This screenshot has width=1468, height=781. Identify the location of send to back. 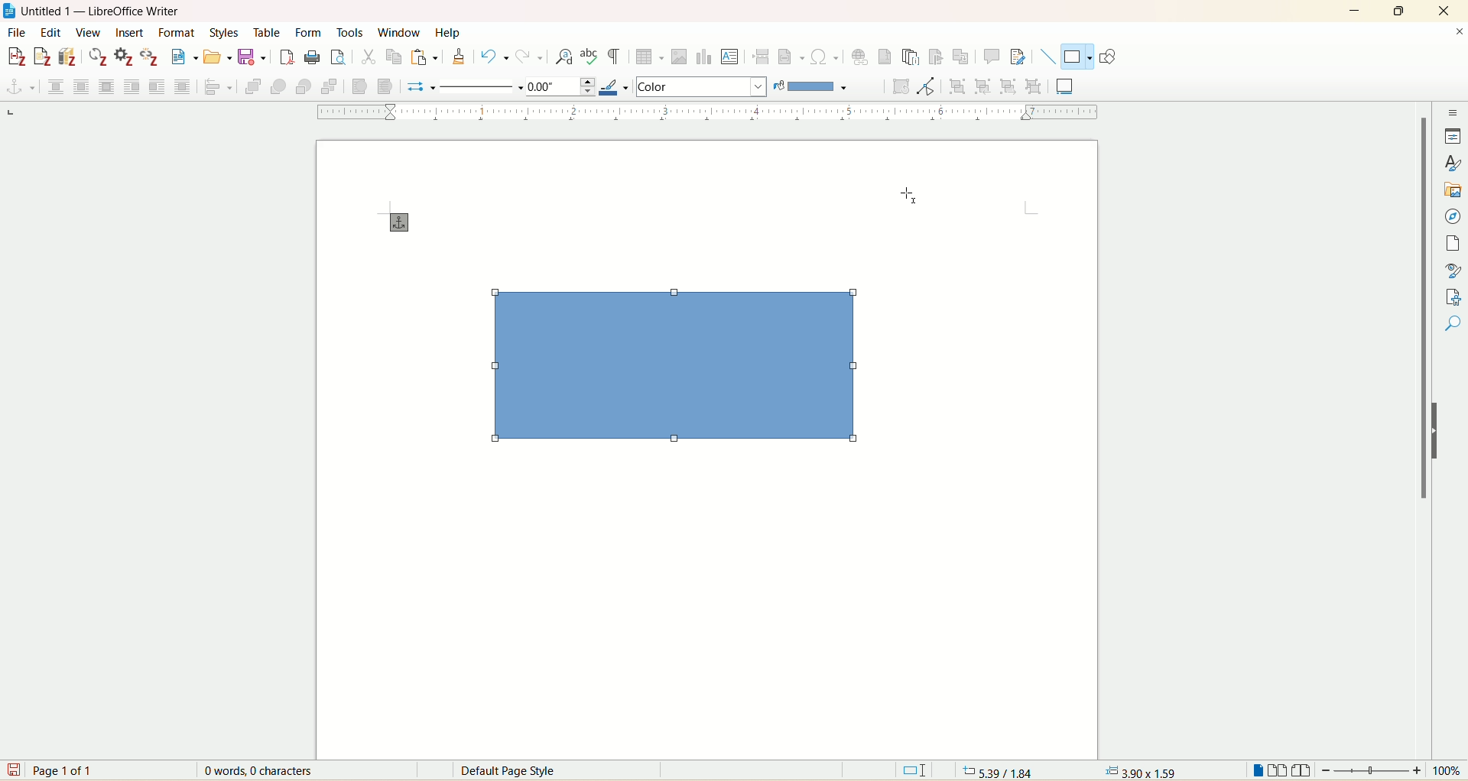
(328, 89).